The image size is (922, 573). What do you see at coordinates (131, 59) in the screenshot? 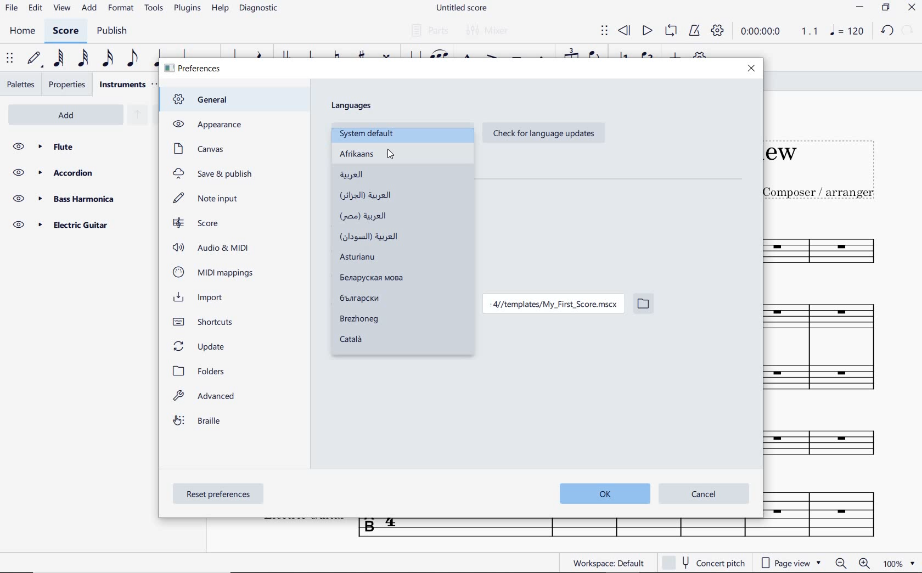
I see `eighth note` at bounding box center [131, 59].